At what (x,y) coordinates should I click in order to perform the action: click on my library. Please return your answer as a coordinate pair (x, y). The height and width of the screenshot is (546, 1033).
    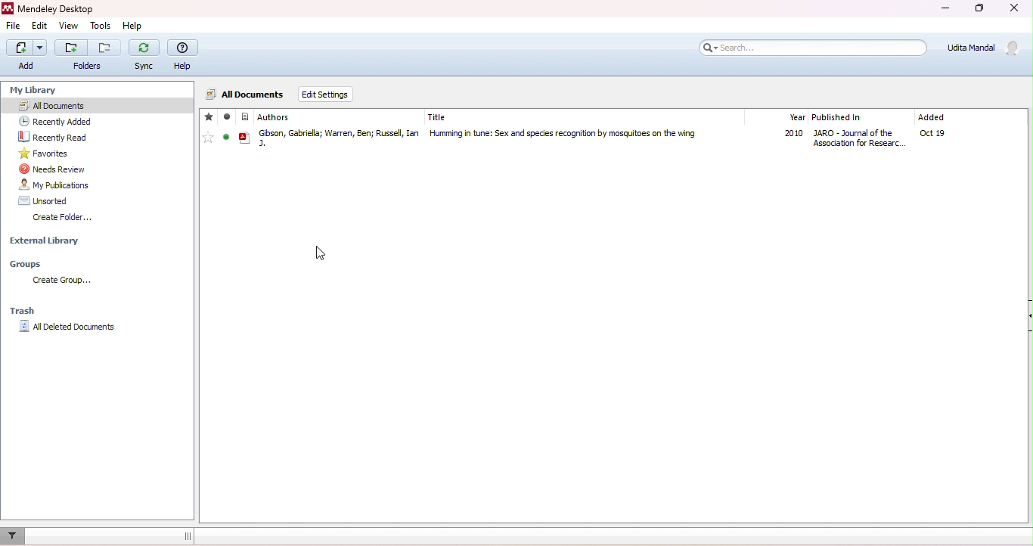
    Looking at the image, I should click on (34, 90).